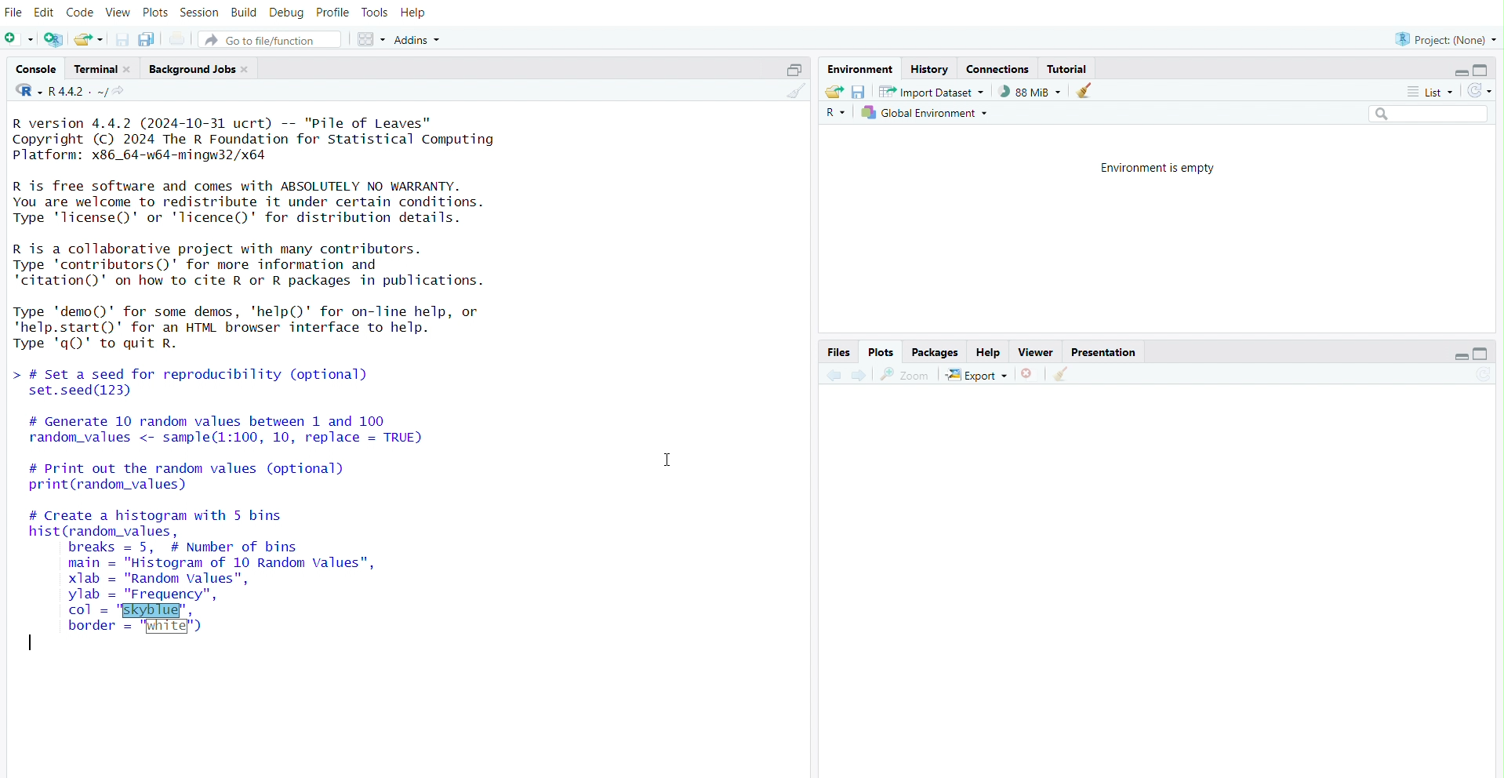 Image resolution: width=1504 pixels, height=778 pixels. What do you see at coordinates (1037, 352) in the screenshot?
I see `viewer` at bounding box center [1037, 352].